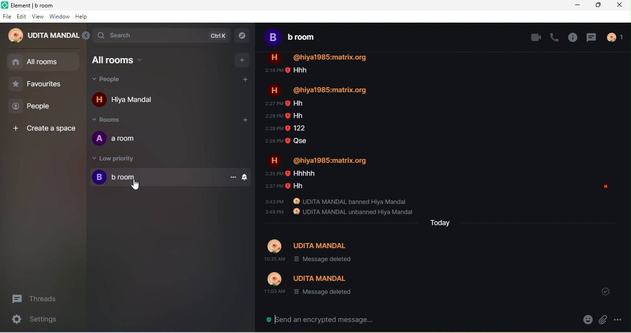 The image size is (631, 333). I want to click on add room, so click(248, 123).